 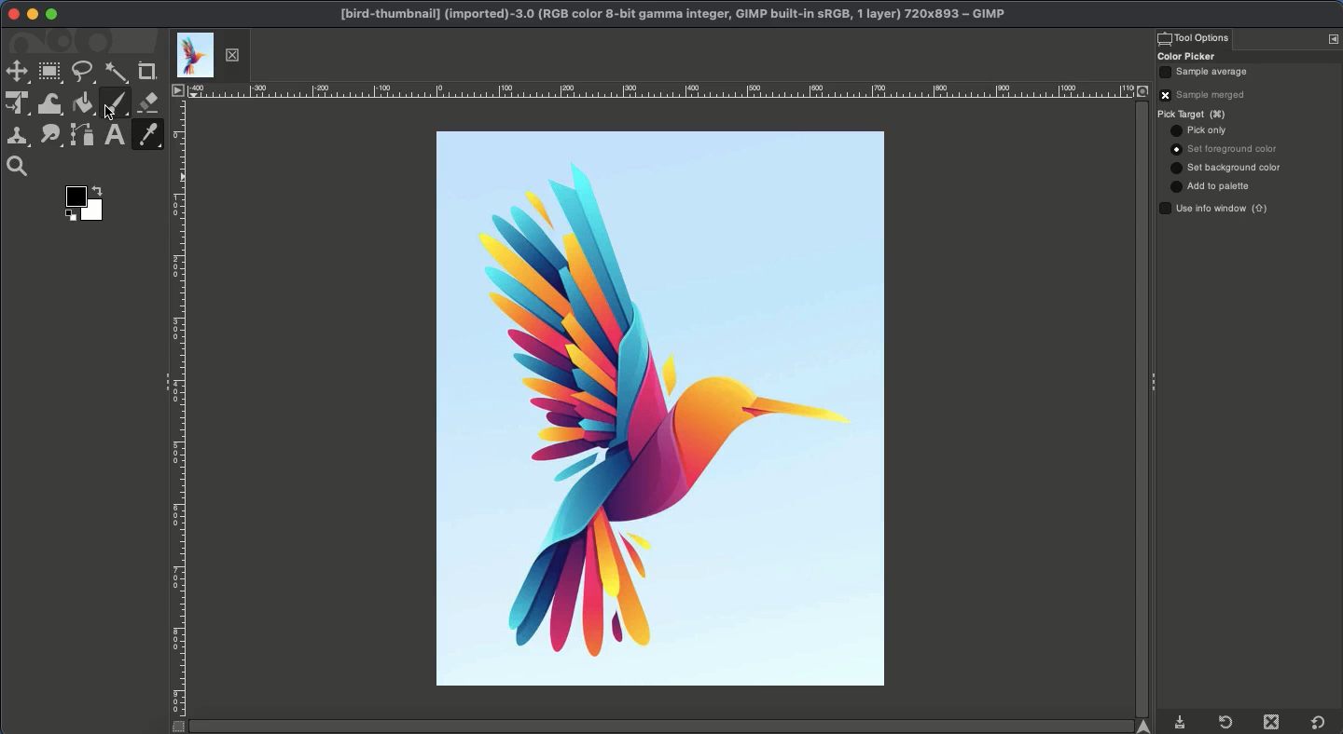 I want to click on Path, so click(x=83, y=136).